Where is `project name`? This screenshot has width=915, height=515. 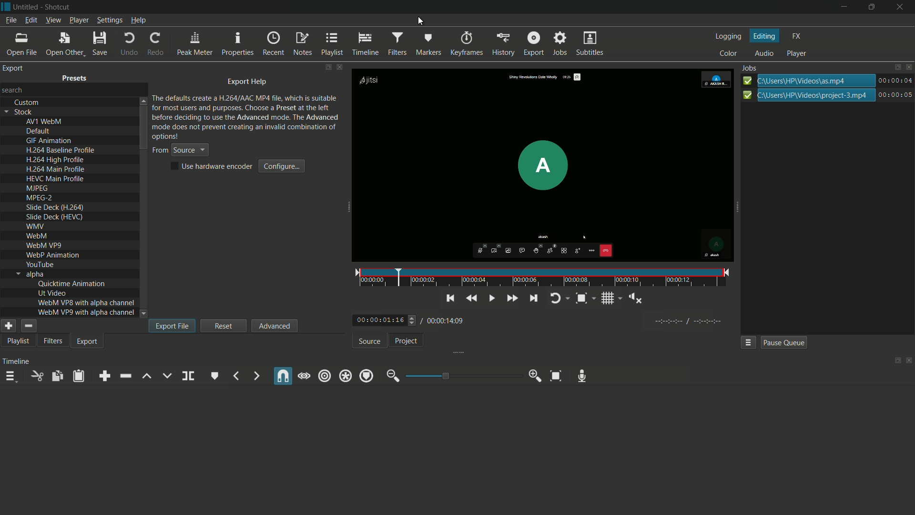
project name is located at coordinates (26, 7).